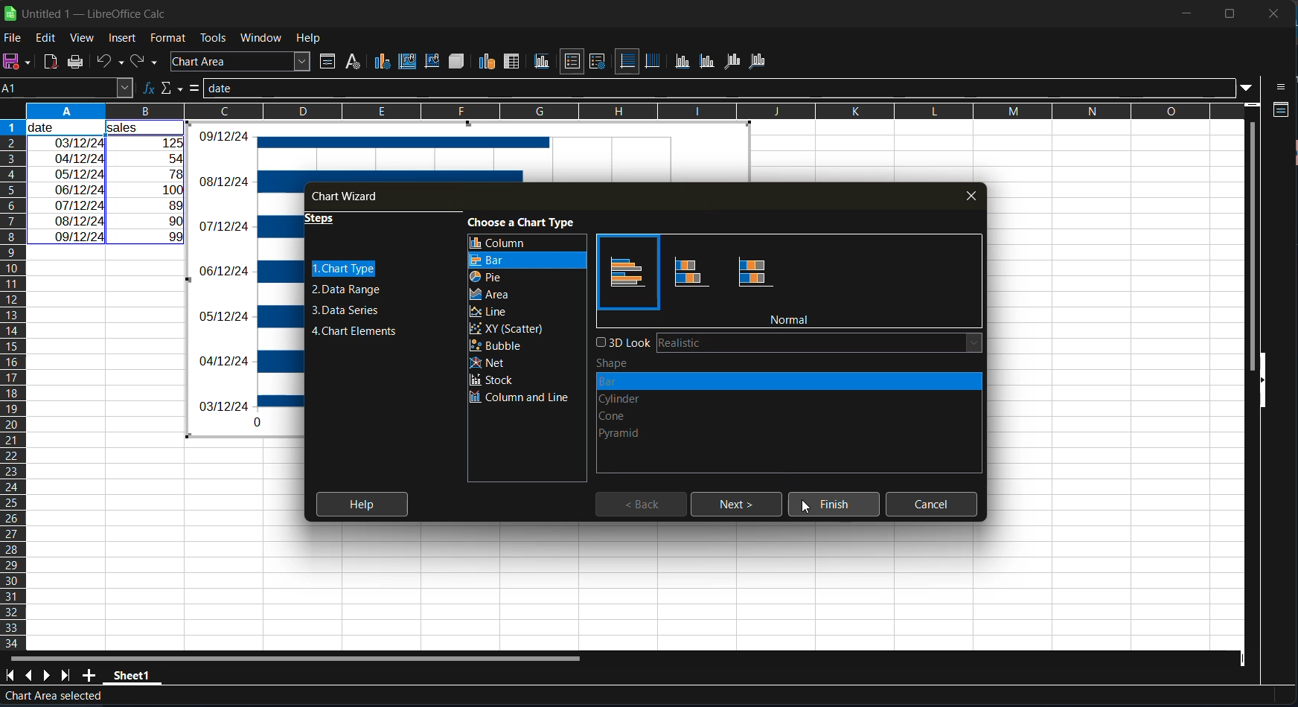 This screenshot has width=1298, height=707. I want to click on normal, so click(793, 320).